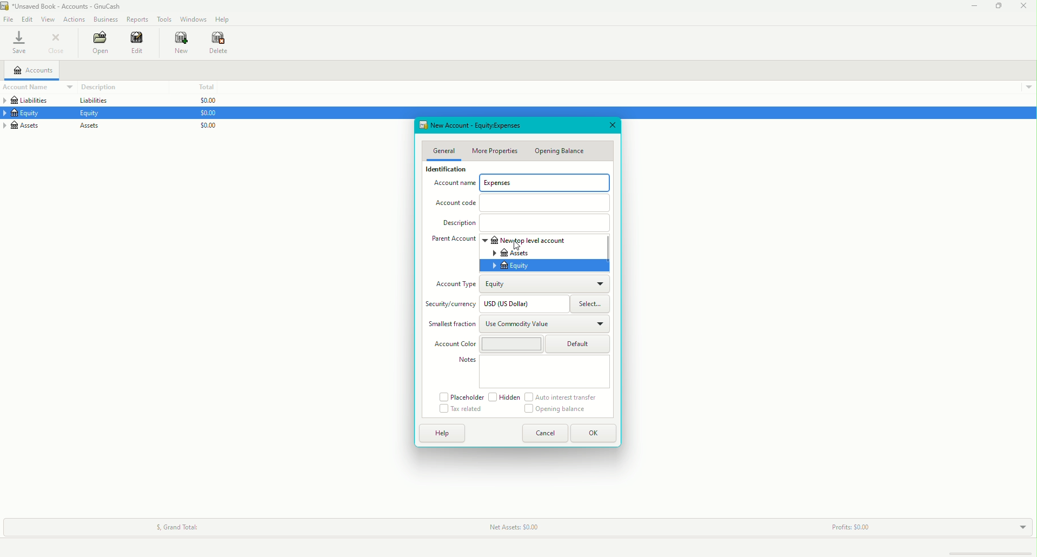 The image size is (1037, 557). I want to click on , so click(91, 114).